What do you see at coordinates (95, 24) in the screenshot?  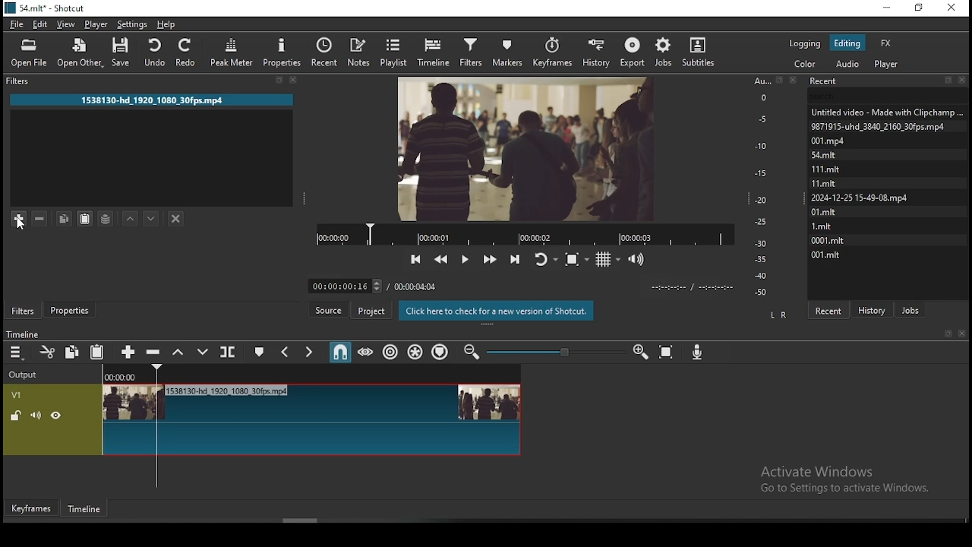 I see `player` at bounding box center [95, 24].